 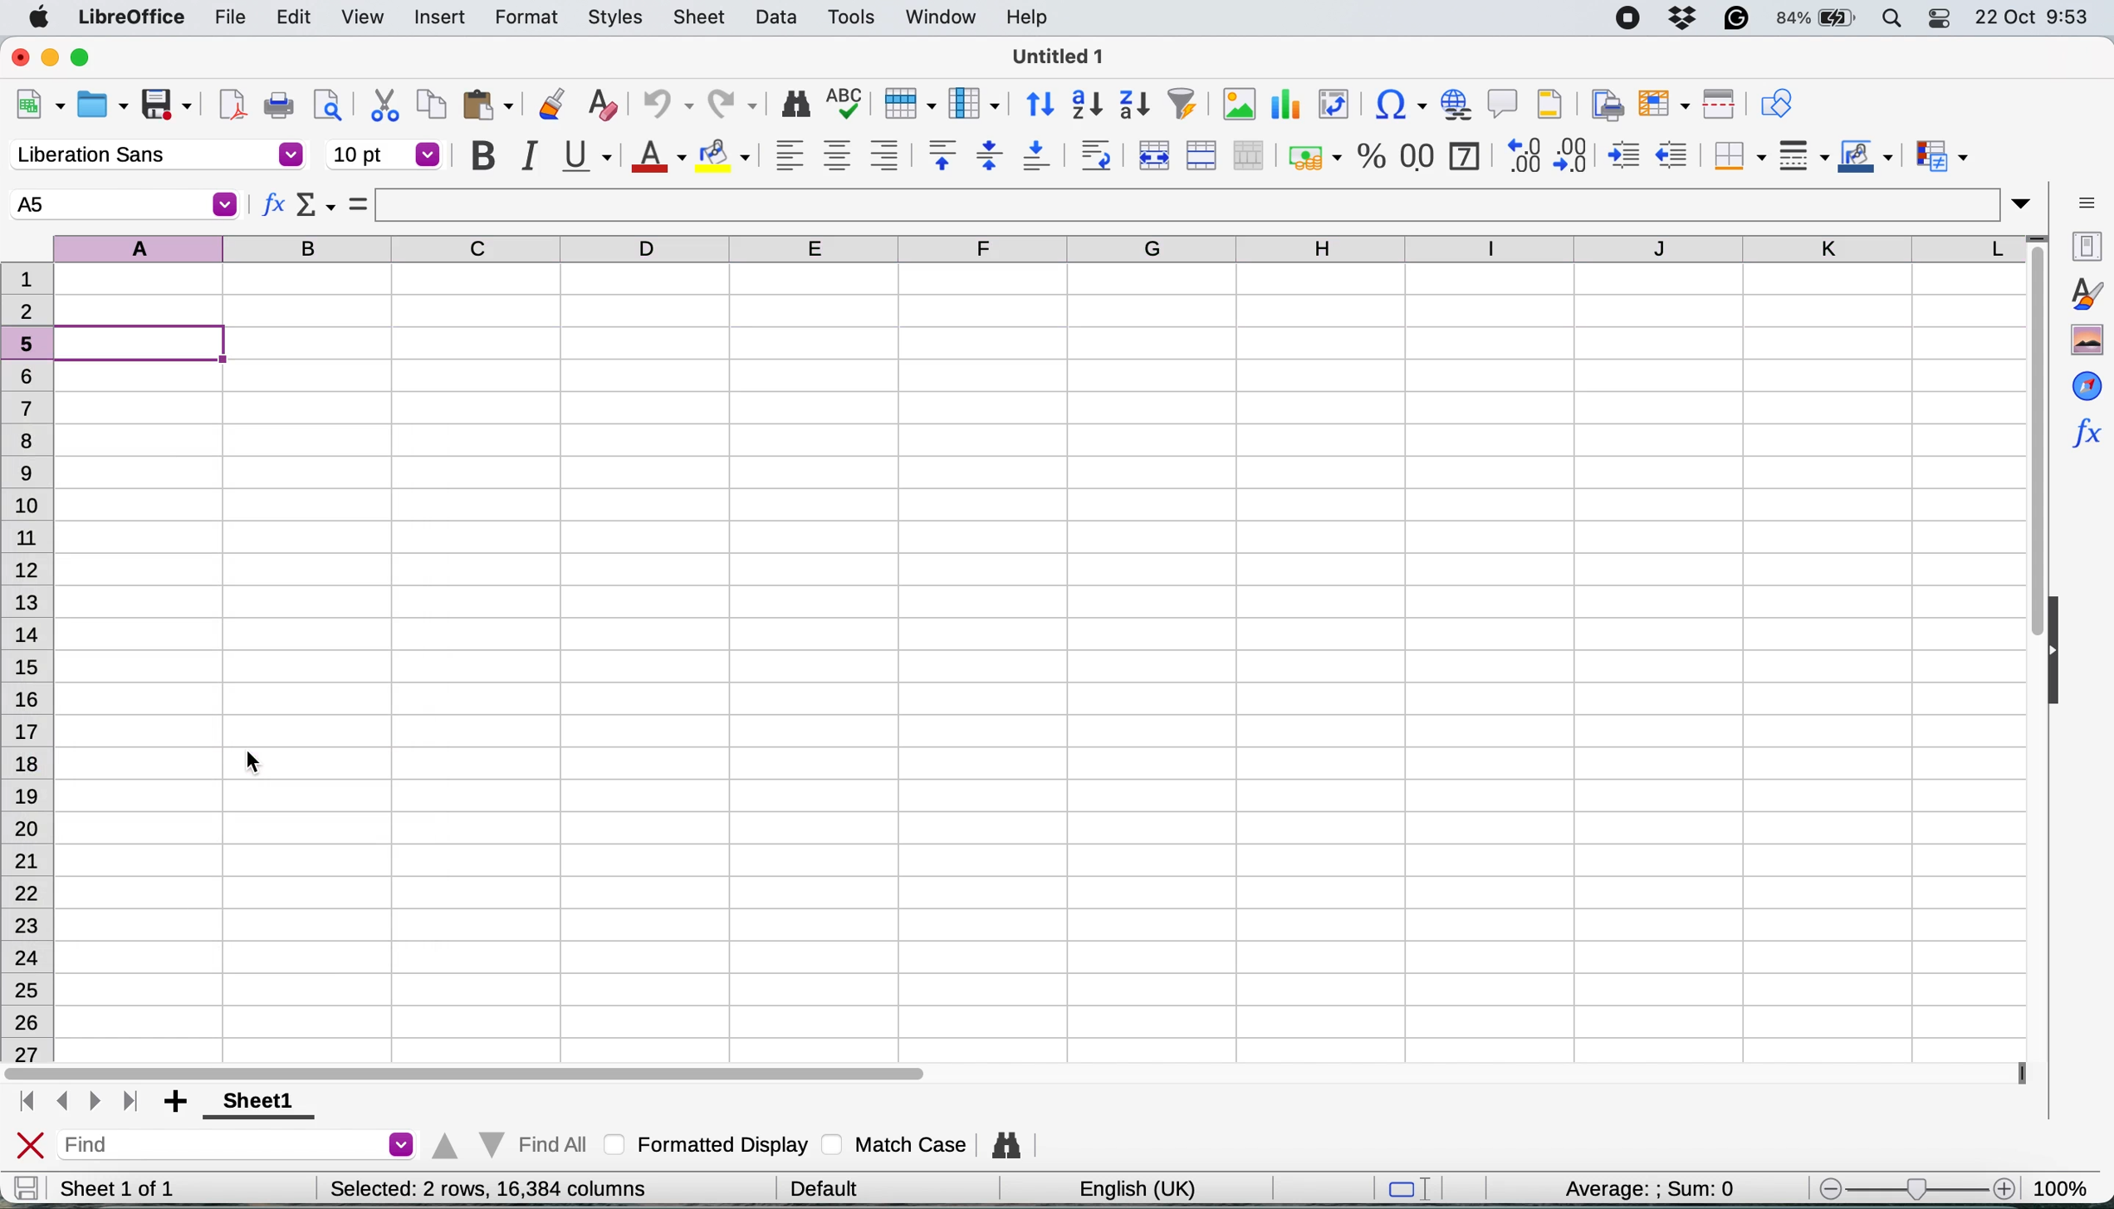 What do you see at coordinates (1688, 17) in the screenshot?
I see `dropbox` at bounding box center [1688, 17].